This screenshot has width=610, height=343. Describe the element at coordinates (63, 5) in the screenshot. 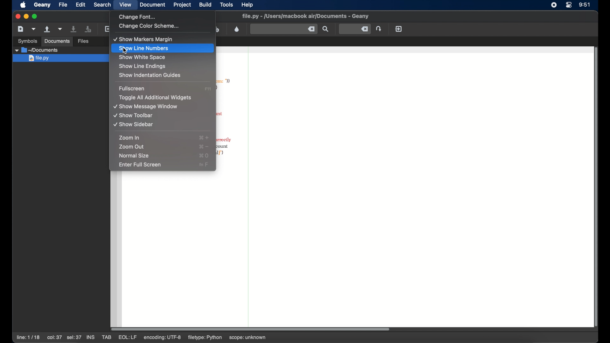

I see `file` at that location.